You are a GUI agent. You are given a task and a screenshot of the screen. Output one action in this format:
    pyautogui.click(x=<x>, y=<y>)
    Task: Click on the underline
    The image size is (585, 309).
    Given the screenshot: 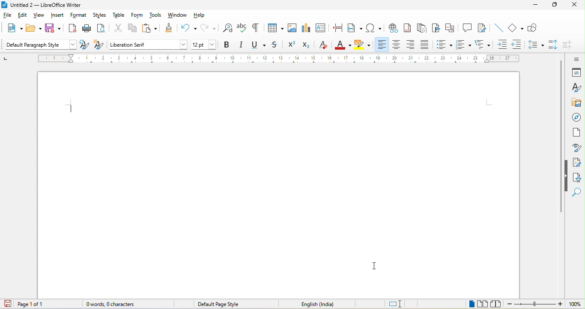 What is the action you would take?
    pyautogui.click(x=259, y=46)
    